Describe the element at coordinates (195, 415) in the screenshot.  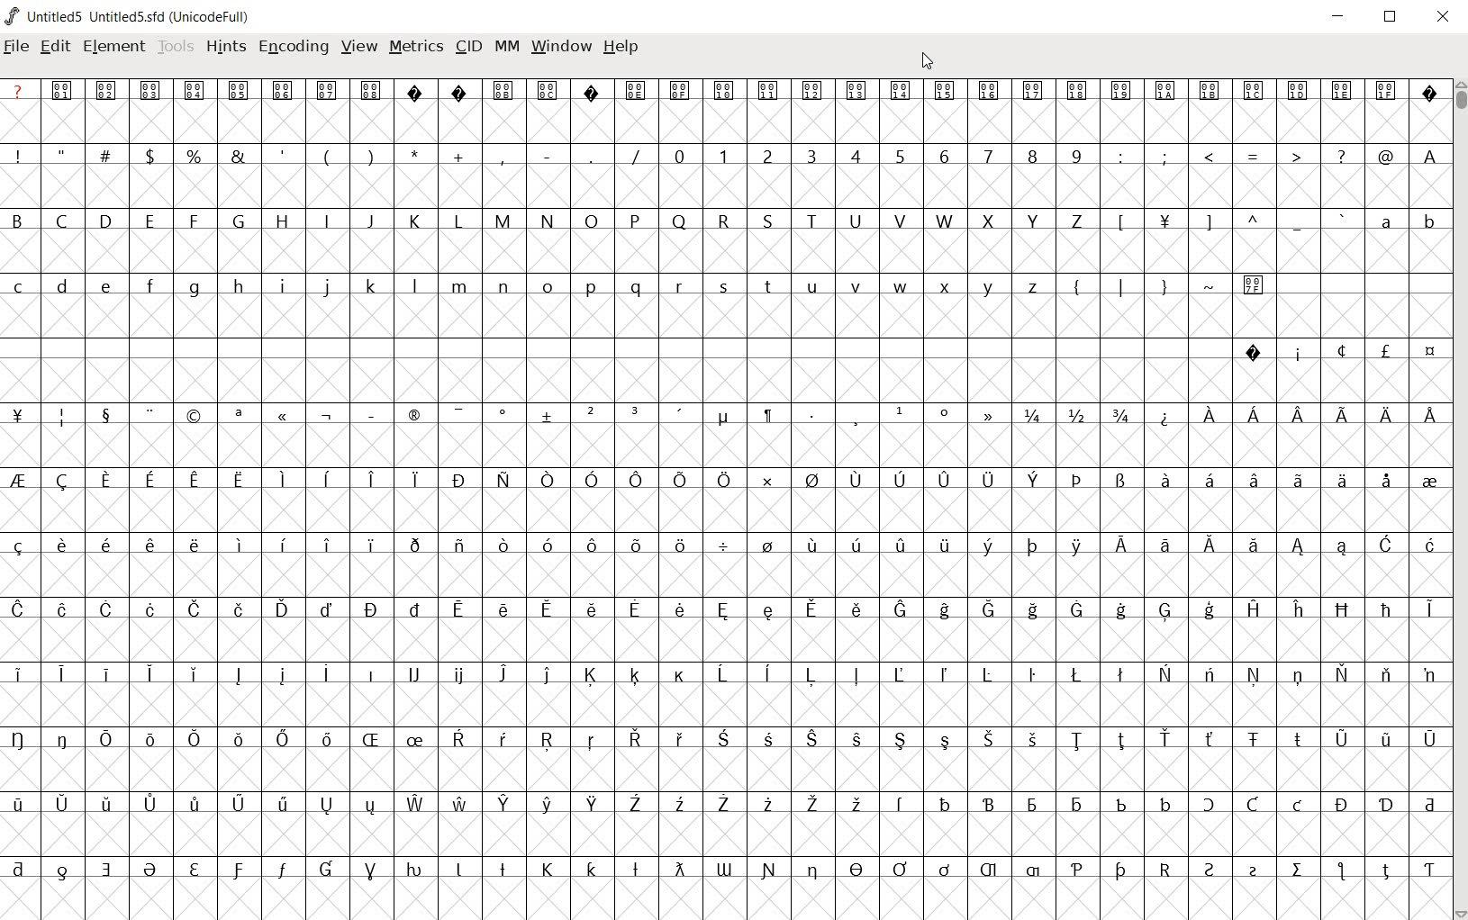
I see `Symbol` at that location.